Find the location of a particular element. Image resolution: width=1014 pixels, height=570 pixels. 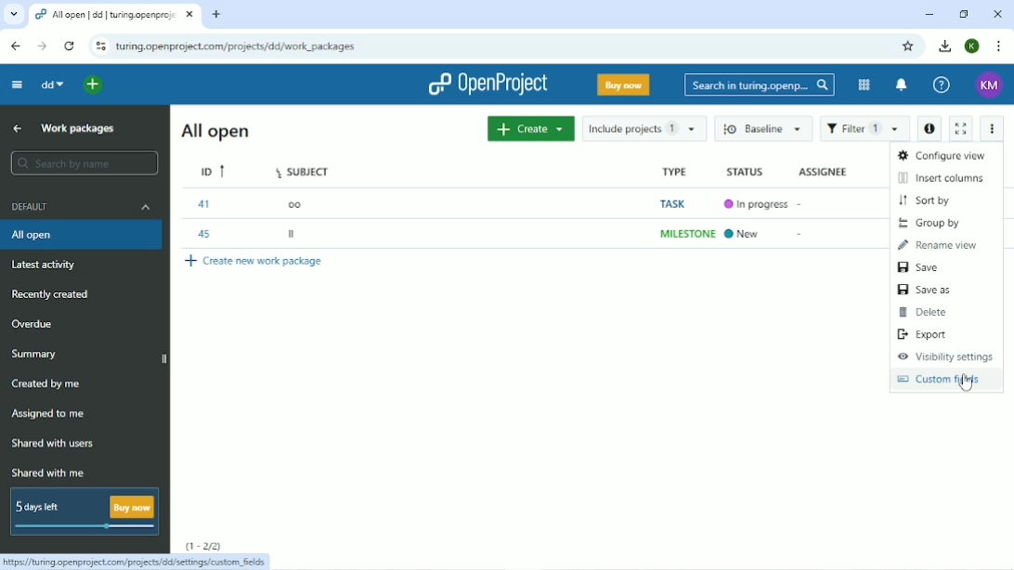

Overdue is located at coordinates (33, 323).